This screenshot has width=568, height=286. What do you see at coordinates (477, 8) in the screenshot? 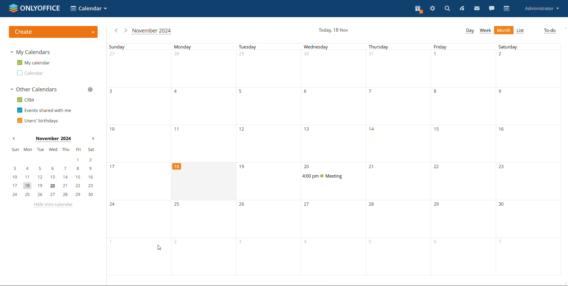
I see `mail` at bounding box center [477, 8].